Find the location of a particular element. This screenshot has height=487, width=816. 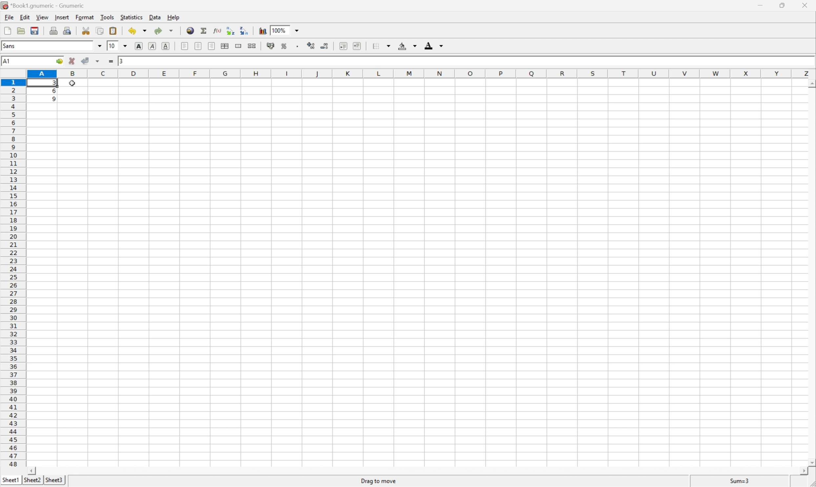

Redo is located at coordinates (163, 31).